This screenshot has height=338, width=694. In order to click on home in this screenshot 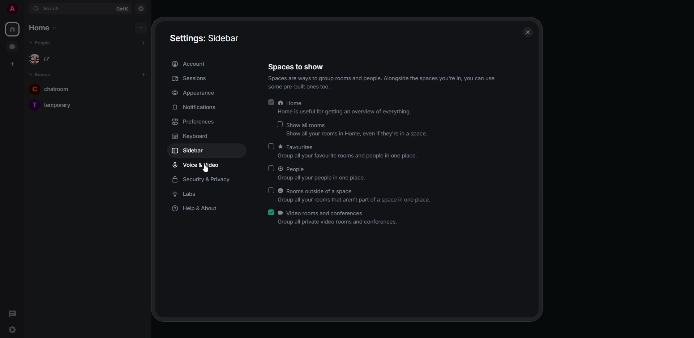, I will do `click(346, 108)`.